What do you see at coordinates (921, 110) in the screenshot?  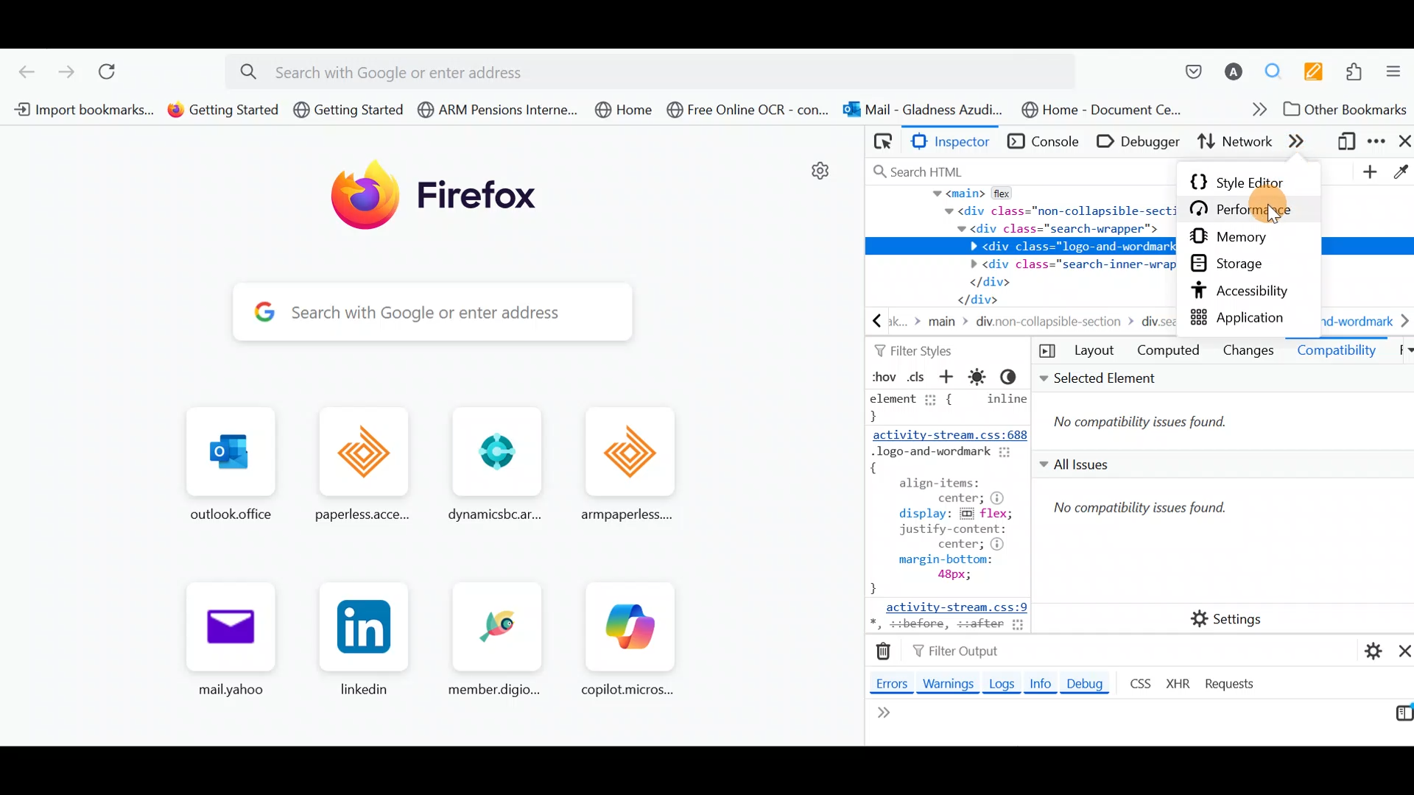 I see `Bookmark 7` at bounding box center [921, 110].